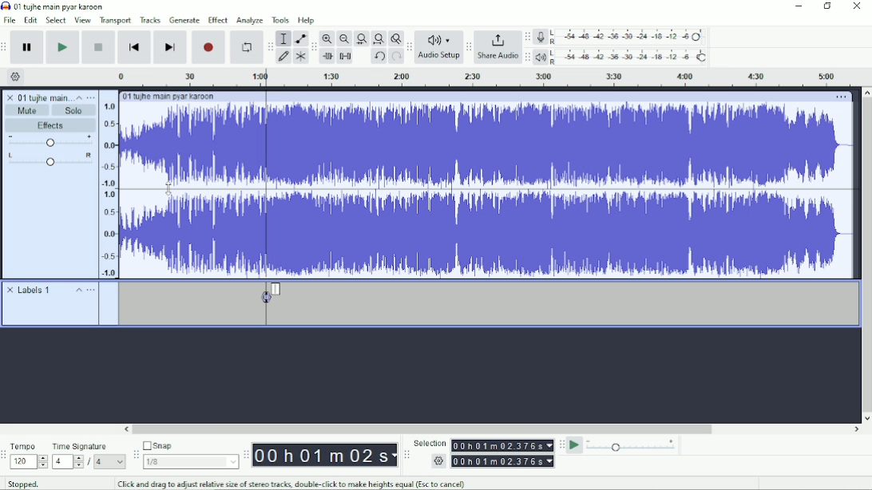 This screenshot has height=490, width=872. Describe the element at coordinates (6, 46) in the screenshot. I see `Audacity transport toolbar` at that location.